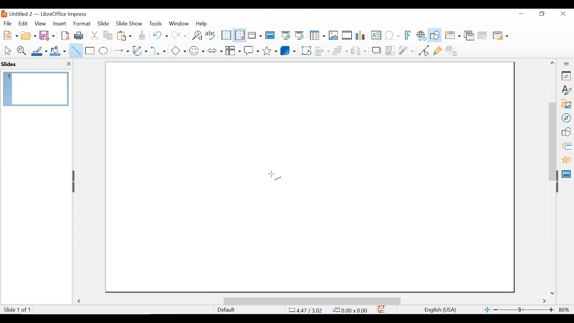  What do you see at coordinates (392, 36) in the screenshot?
I see `Insert Special Characters` at bounding box center [392, 36].